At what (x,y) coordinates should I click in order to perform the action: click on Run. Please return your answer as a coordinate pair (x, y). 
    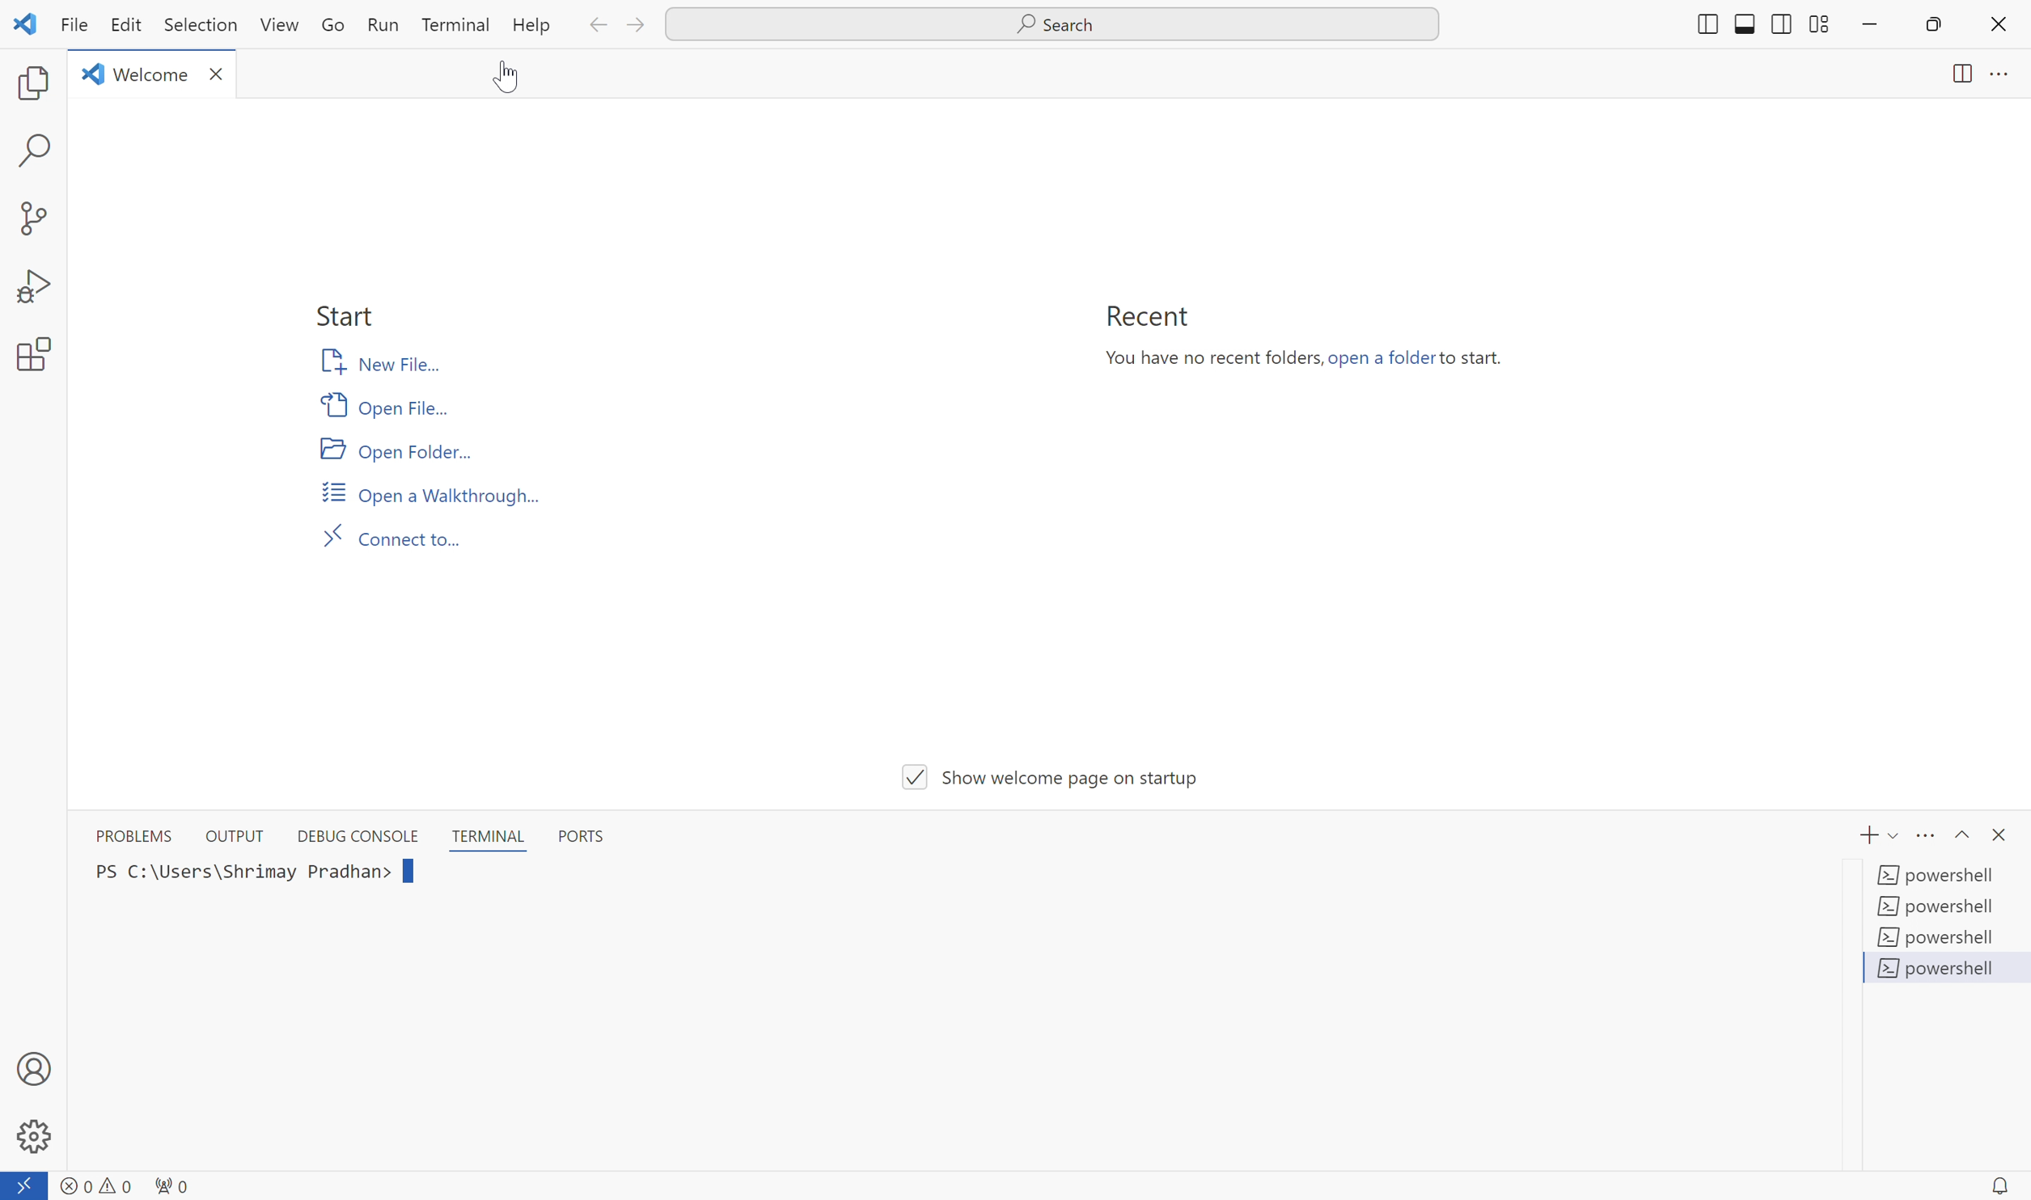
    Looking at the image, I should click on (382, 23).